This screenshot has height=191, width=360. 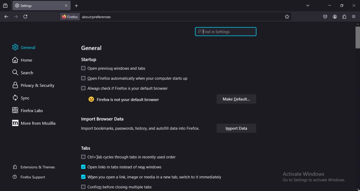 I want to click on privacy& security, so click(x=31, y=85).